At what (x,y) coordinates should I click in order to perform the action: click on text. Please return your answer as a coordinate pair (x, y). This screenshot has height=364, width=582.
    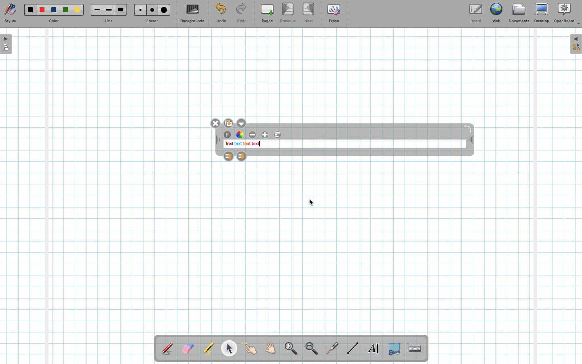
    Looking at the image, I should click on (247, 144).